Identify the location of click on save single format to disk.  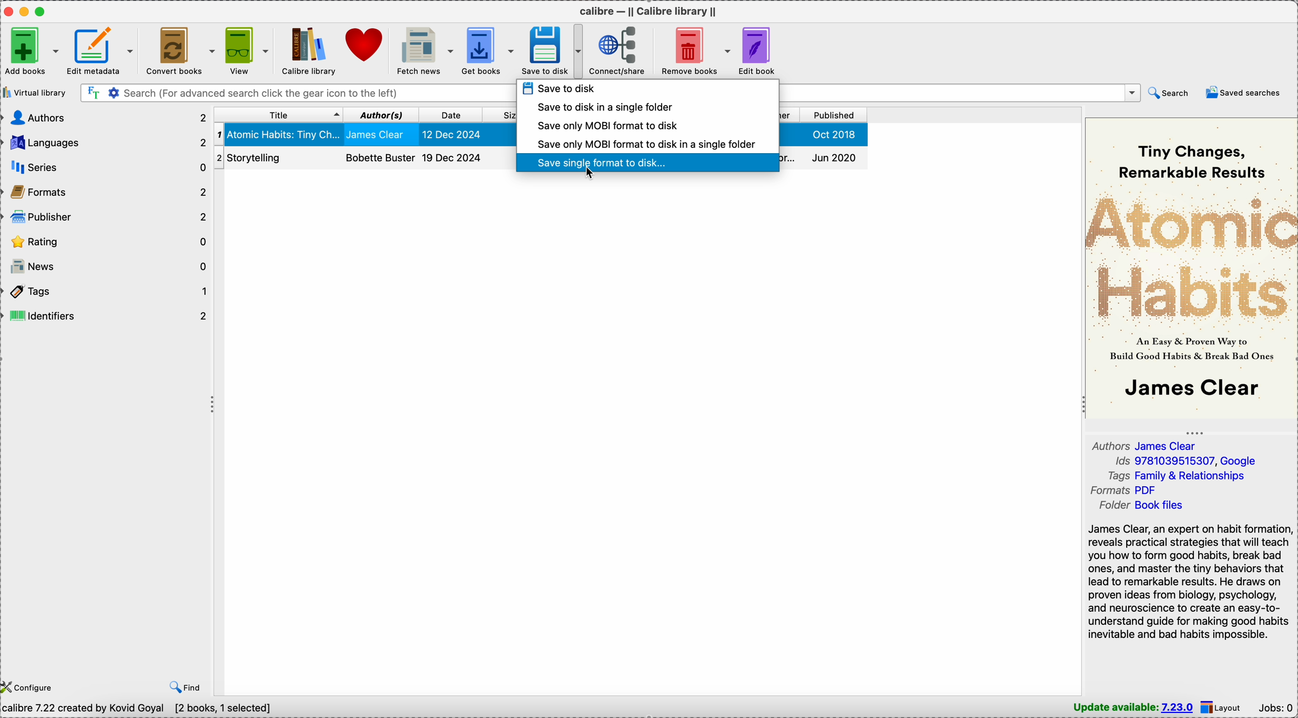
(648, 162).